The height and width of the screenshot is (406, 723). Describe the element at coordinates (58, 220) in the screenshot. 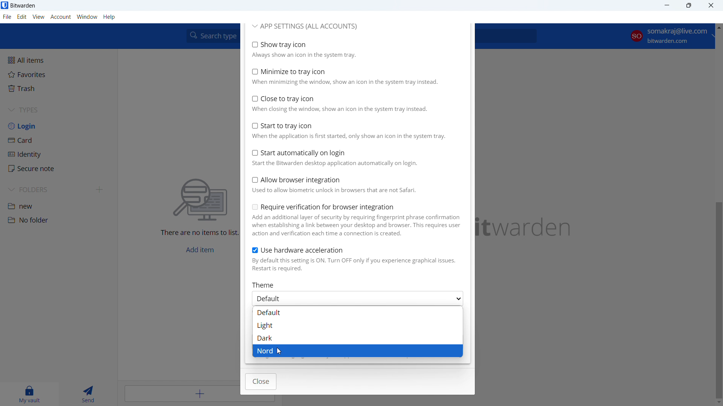

I see `folder 2` at that location.